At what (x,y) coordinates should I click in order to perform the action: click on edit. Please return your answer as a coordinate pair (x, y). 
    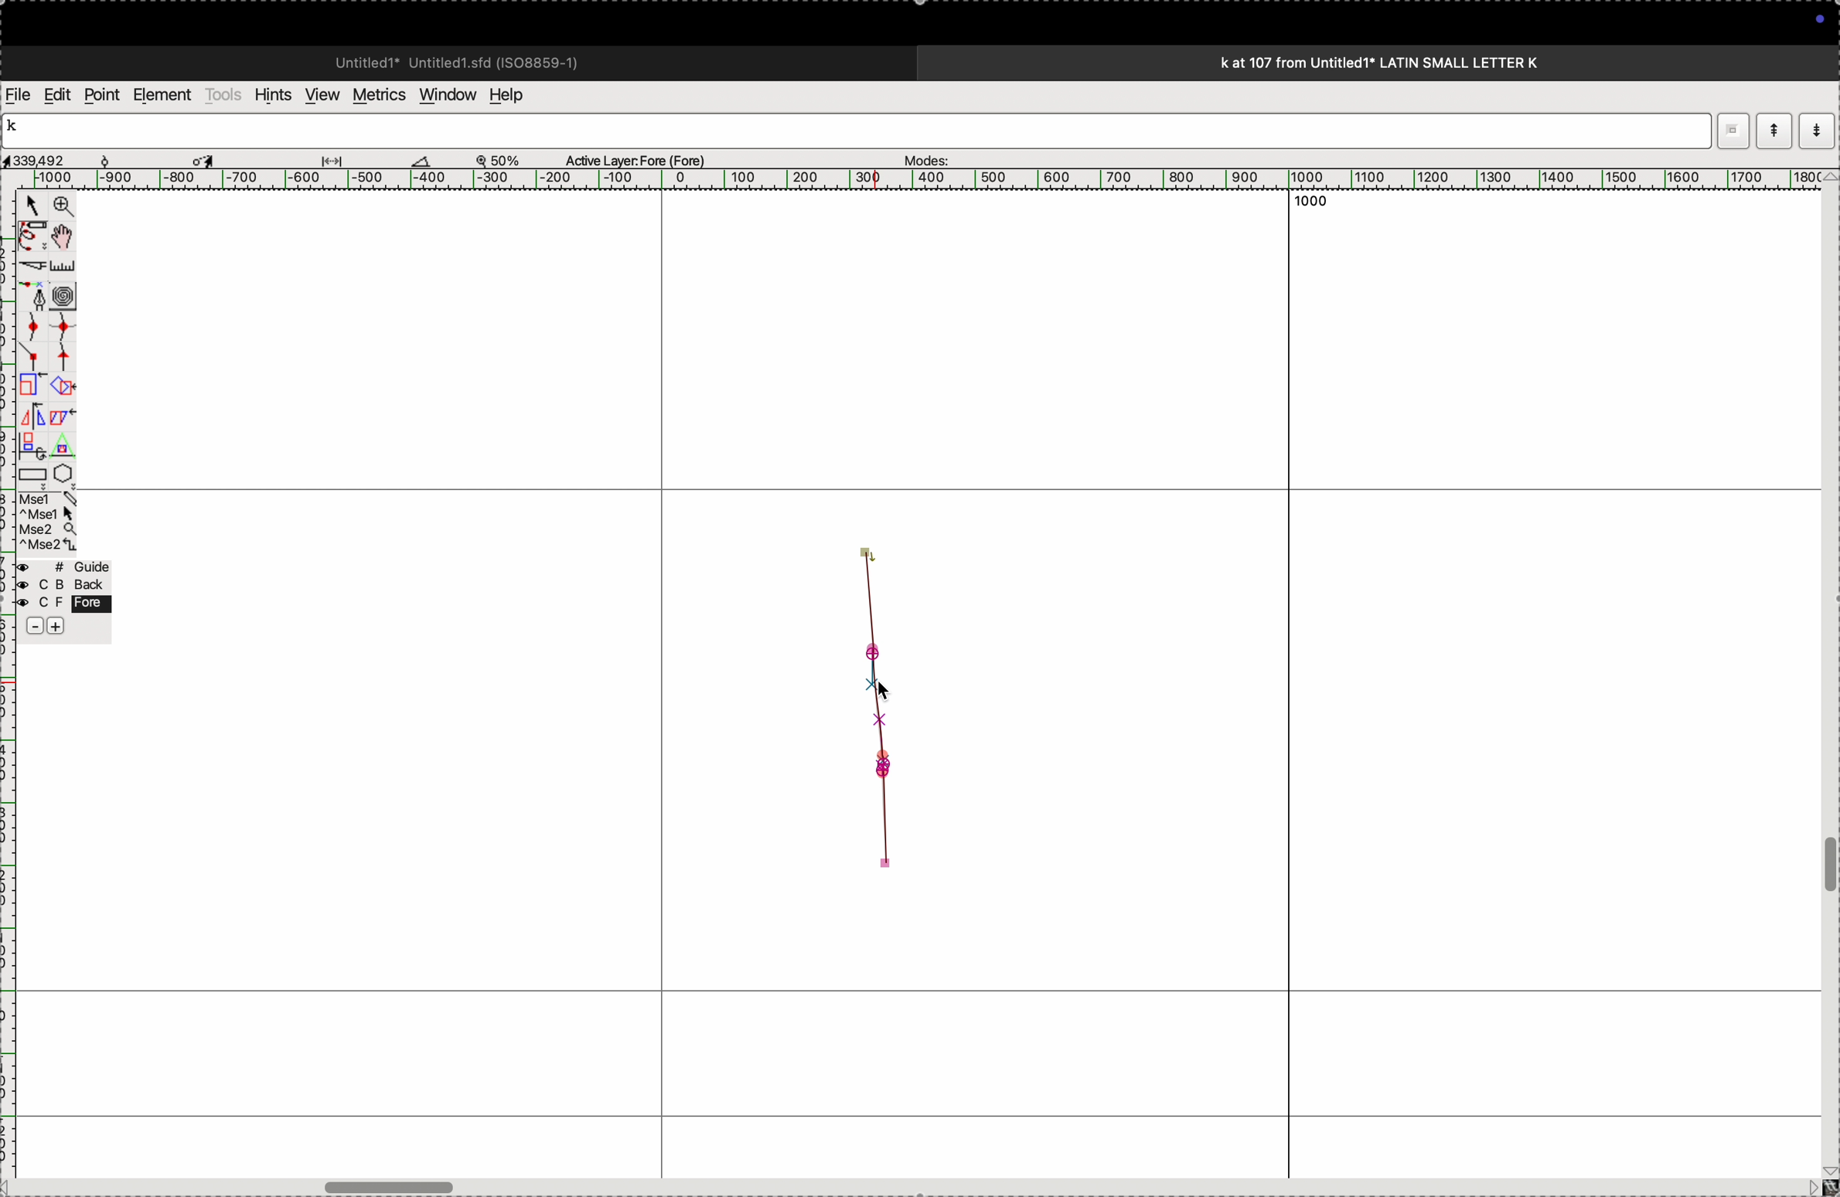
    Looking at the image, I should click on (56, 94).